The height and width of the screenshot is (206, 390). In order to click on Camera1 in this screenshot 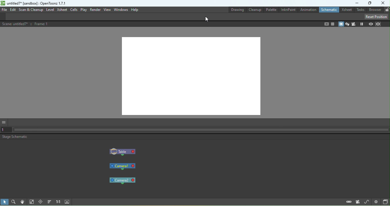, I will do `click(123, 166)`.